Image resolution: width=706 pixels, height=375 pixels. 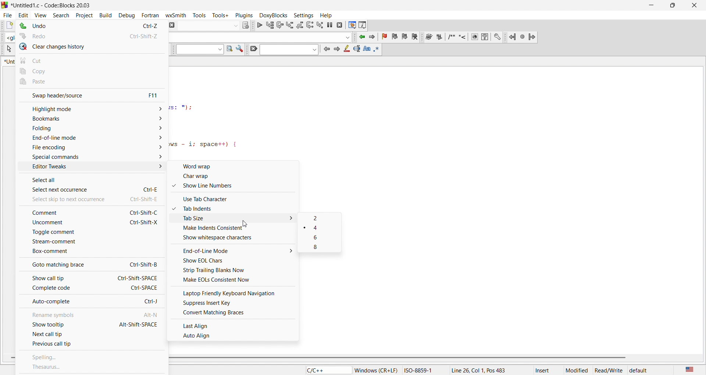 What do you see at coordinates (58, 213) in the screenshot?
I see `comment ` at bounding box center [58, 213].